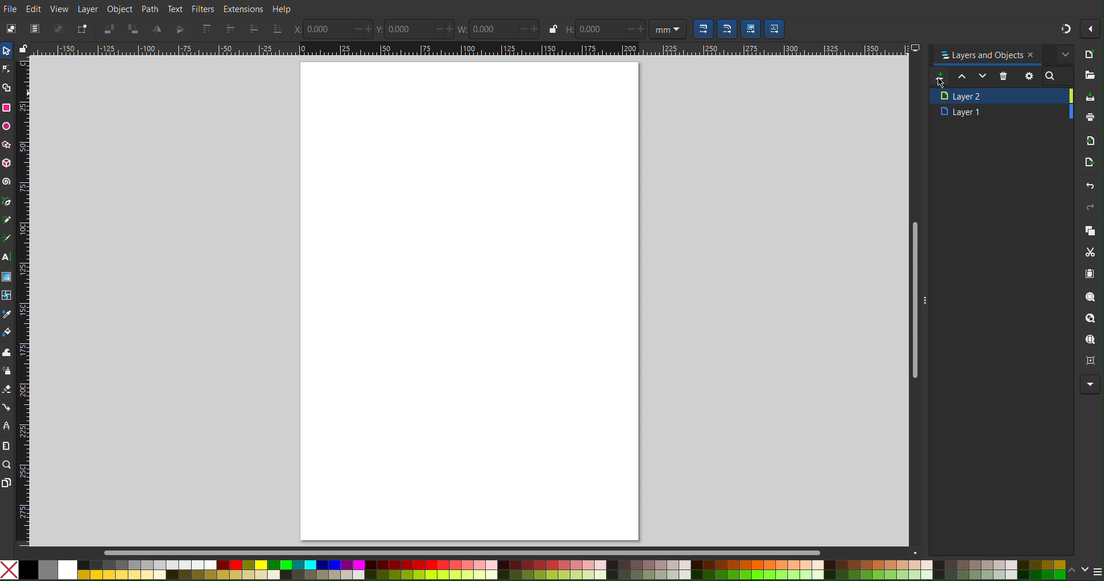 This screenshot has width=1104, height=581. Describe the element at coordinates (120, 9) in the screenshot. I see `Object` at that location.